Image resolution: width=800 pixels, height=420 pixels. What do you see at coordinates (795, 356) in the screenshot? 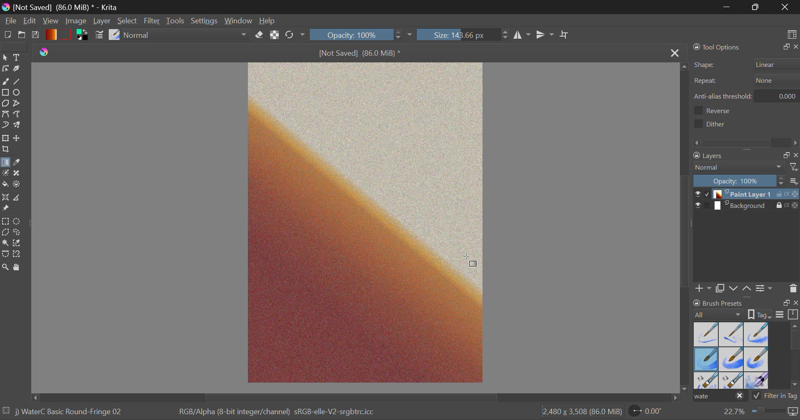
I see `horizontal scroll bar` at bounding box center [795, 356].